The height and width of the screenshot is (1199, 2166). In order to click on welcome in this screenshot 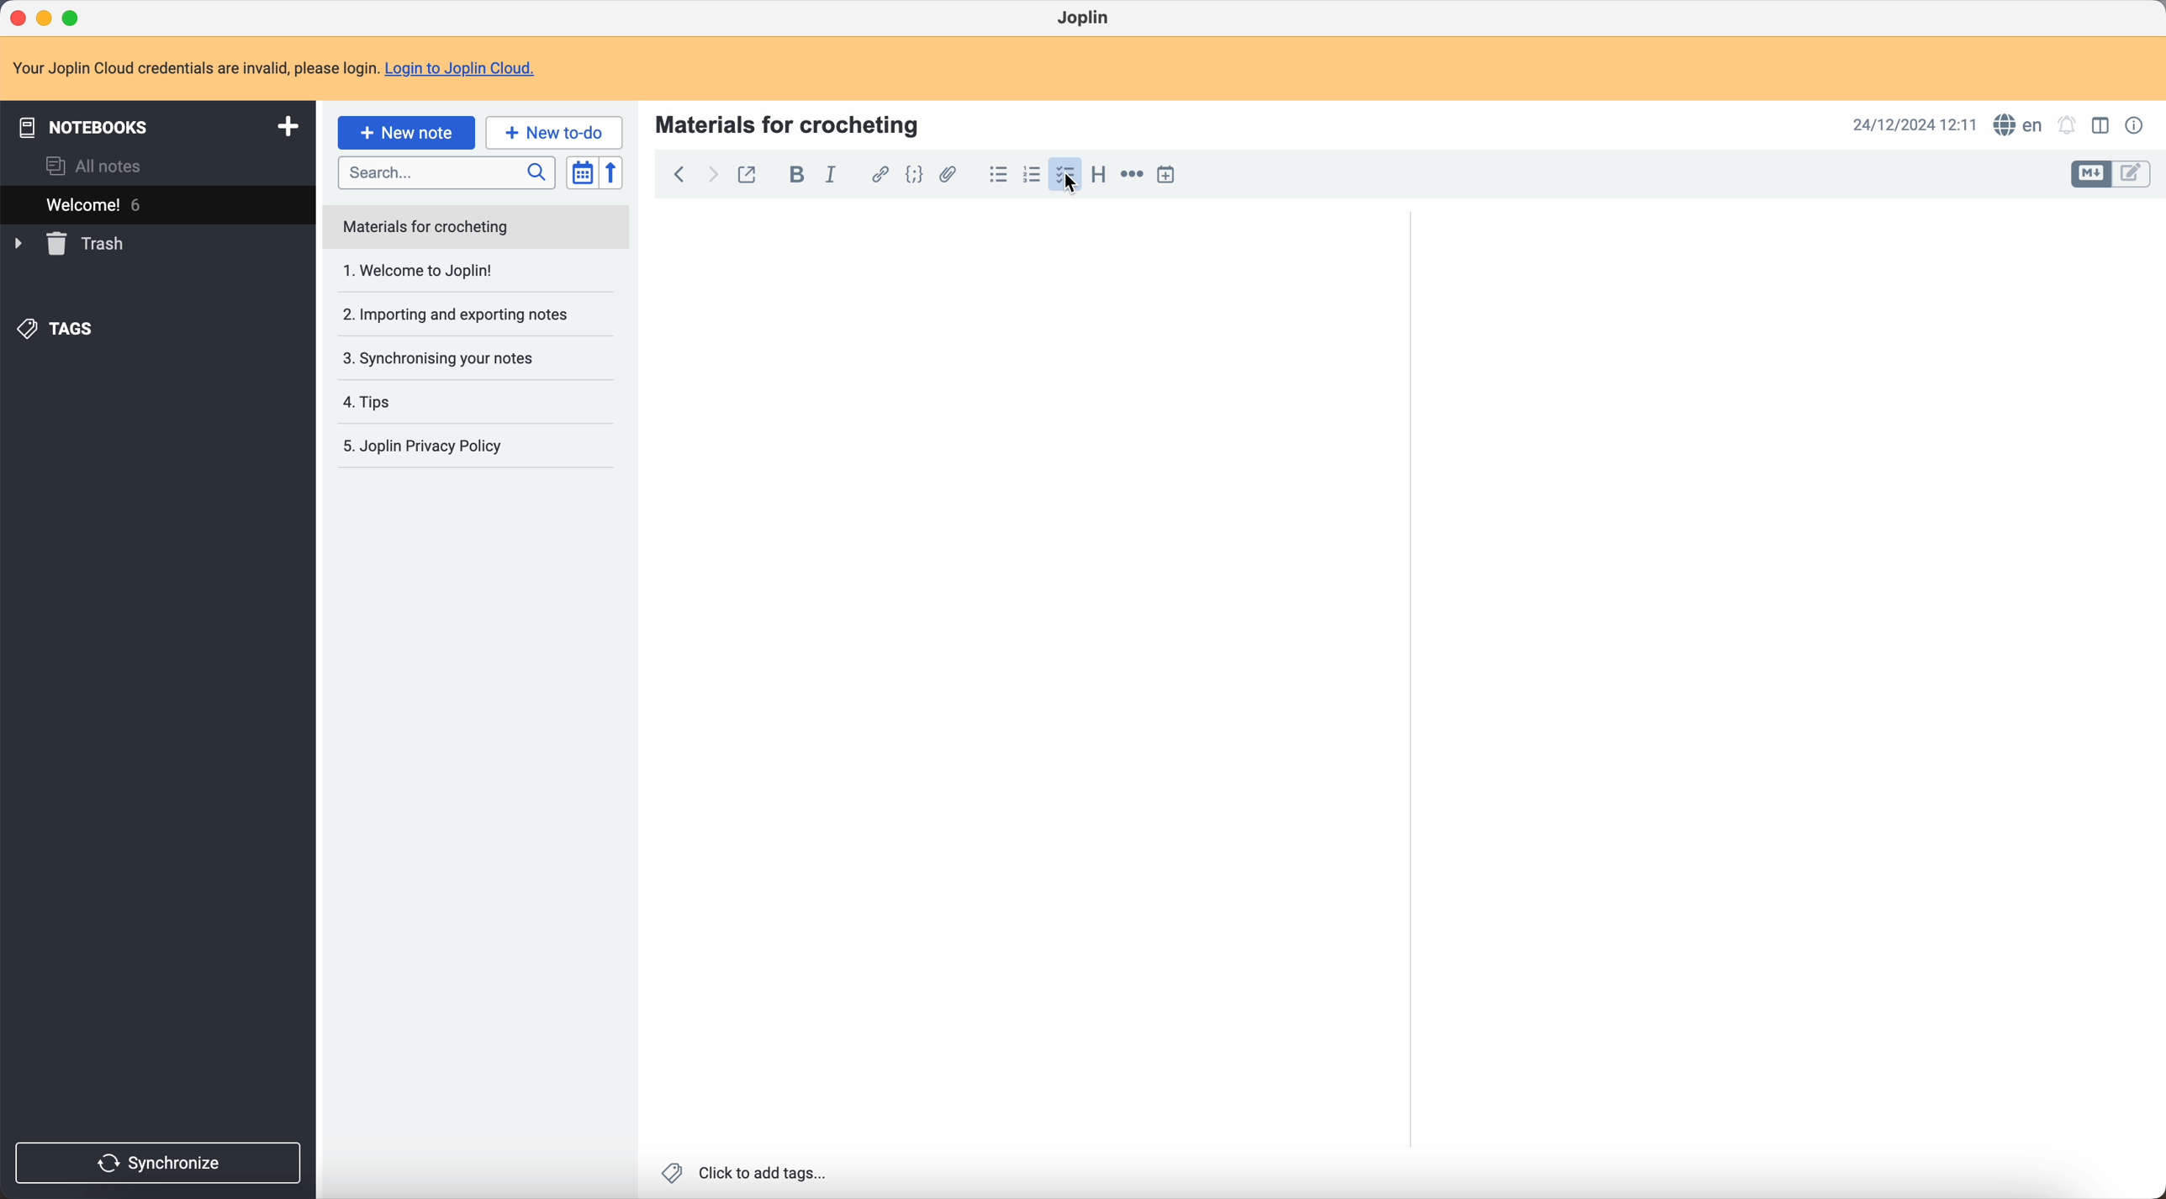, I will do `click(157, 203)`.